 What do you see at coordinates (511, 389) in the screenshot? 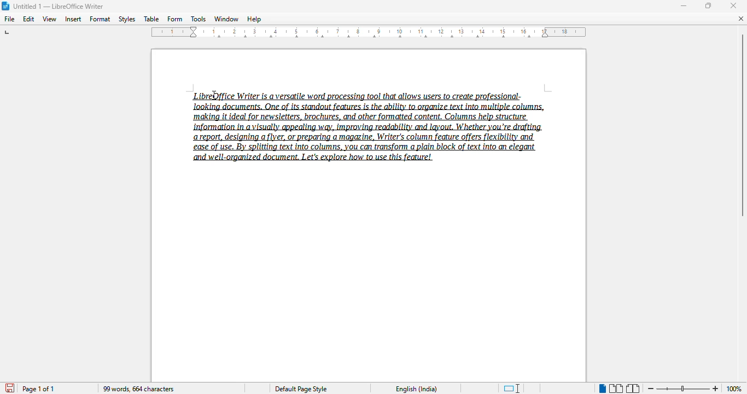
I see `standard selection` at bounding box center [511, 389].